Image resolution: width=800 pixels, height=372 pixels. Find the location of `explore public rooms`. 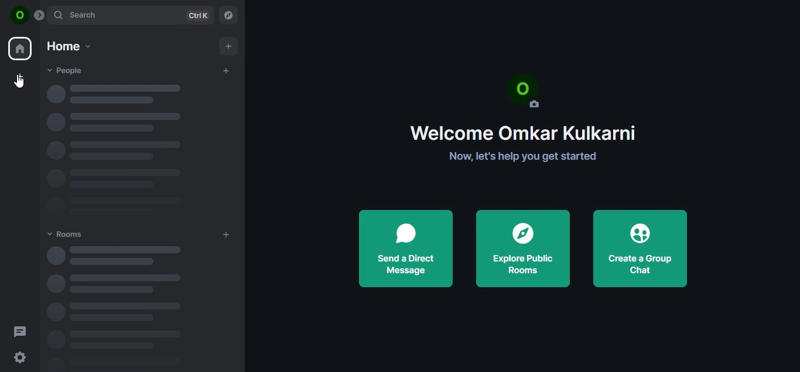

explore public rooms is located at coordinates (523, 247).